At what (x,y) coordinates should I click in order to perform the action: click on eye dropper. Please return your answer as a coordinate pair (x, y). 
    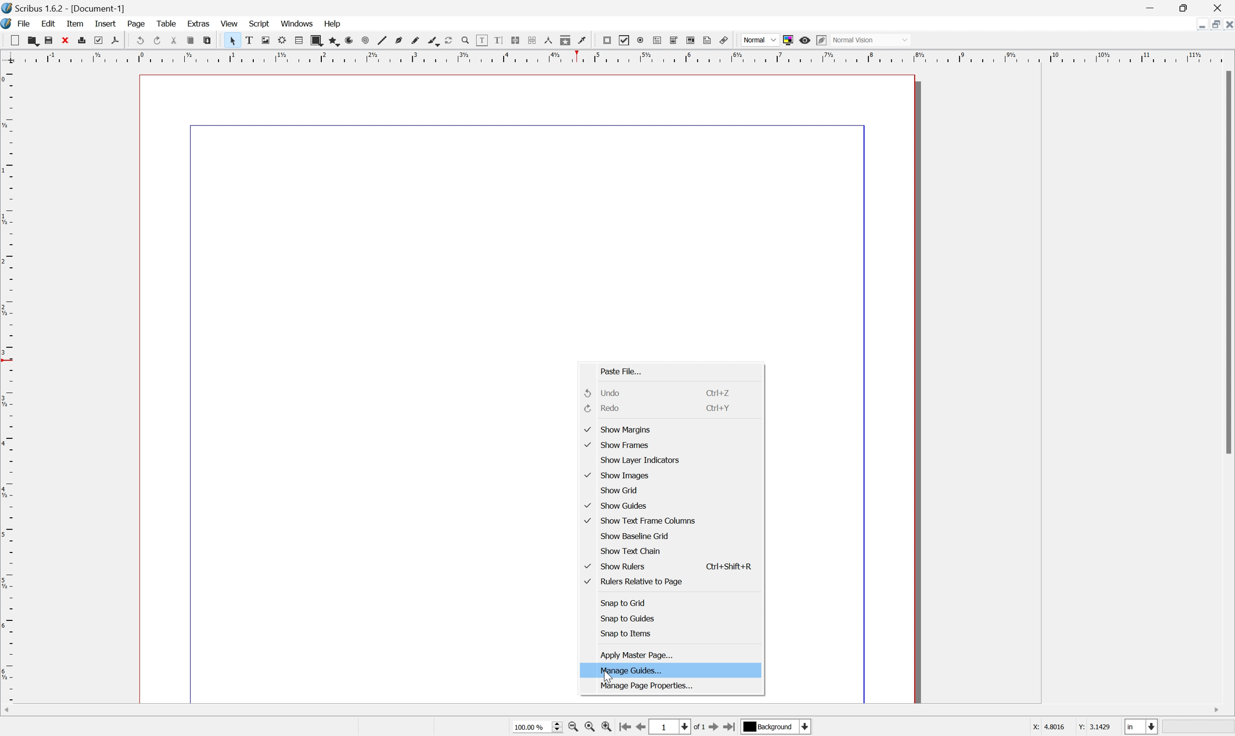
    Looking at the image, I should click on (583, 41).